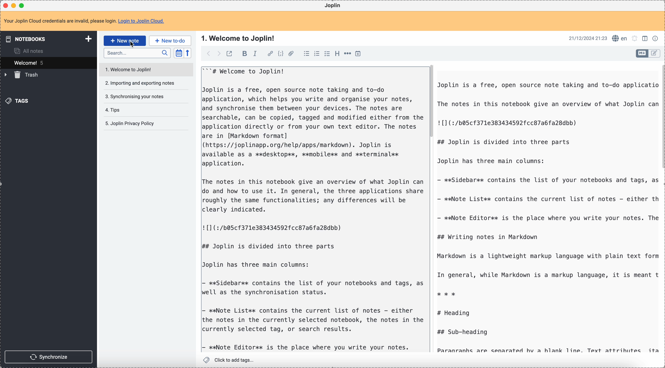 The height and width of the screenshot is (368, 665). I want to click on click on new note, so click(124, 41).